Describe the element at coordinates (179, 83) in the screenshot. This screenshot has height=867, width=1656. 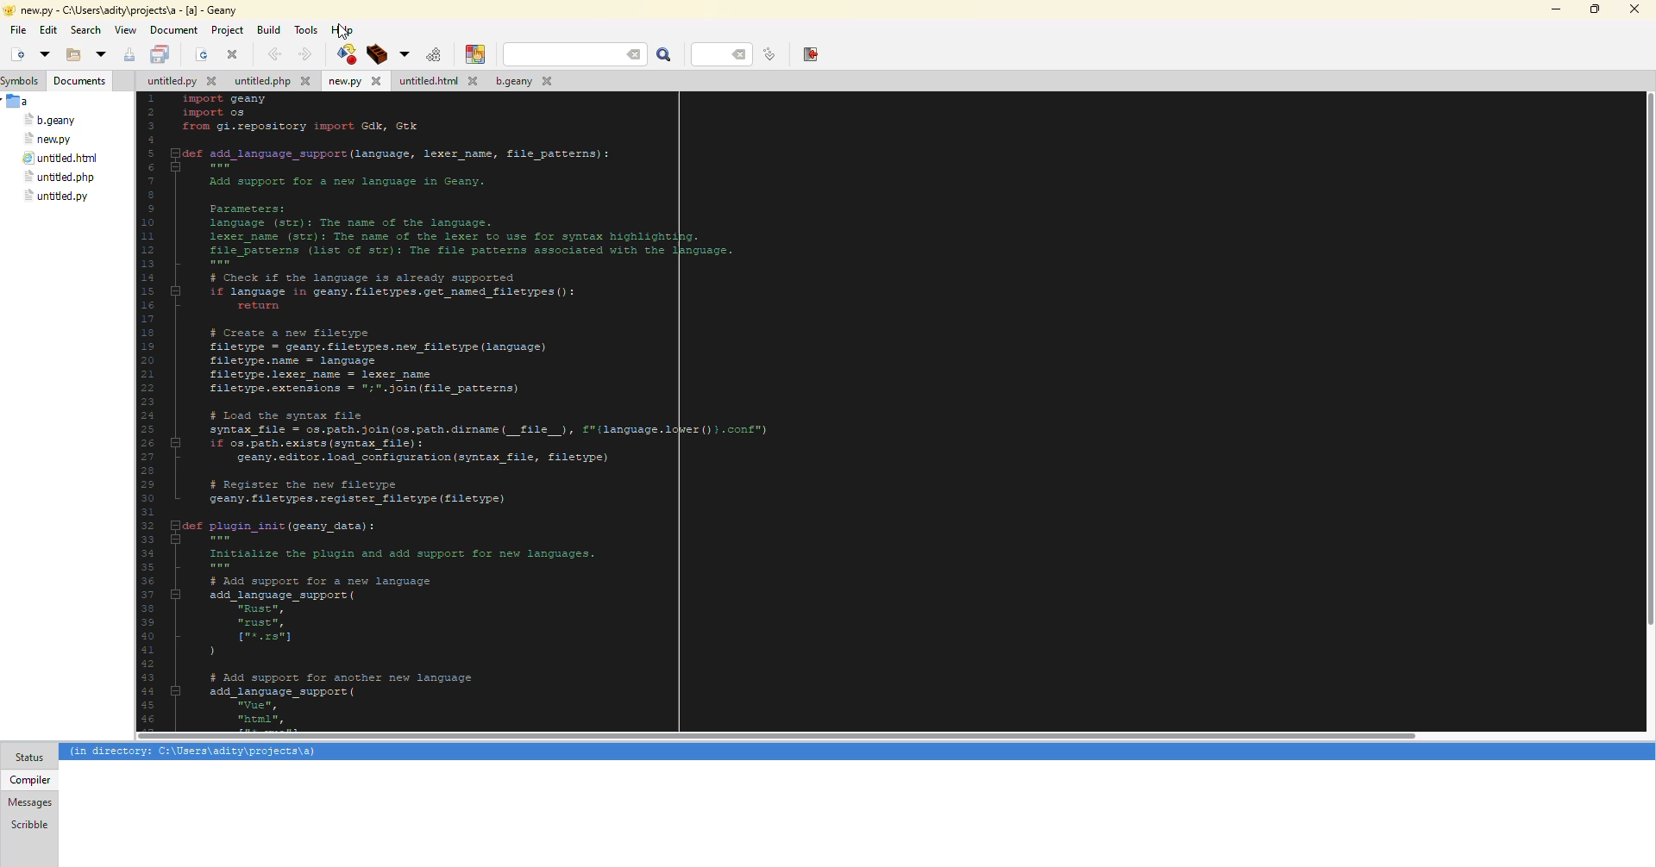
I see `file` at that location.